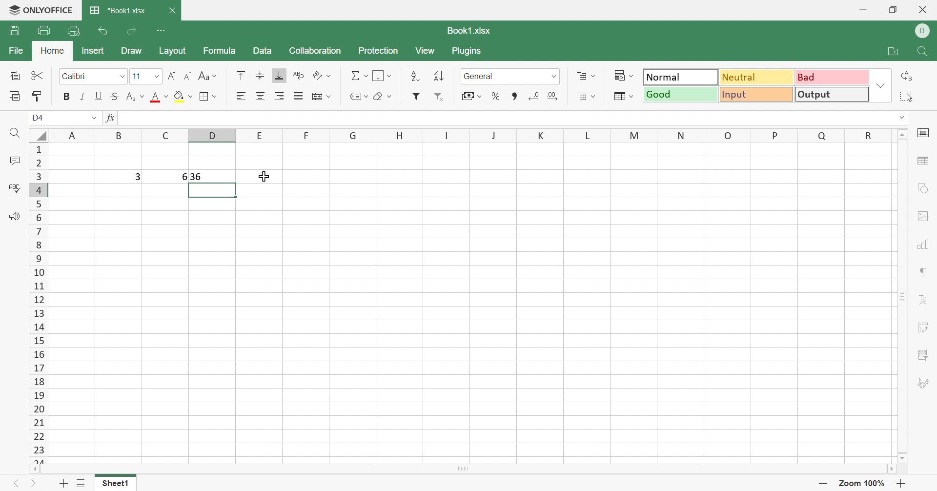  What do you see at coordinates (924, 384) in the screenshot?
I see `Signature settings` at bounding box center [924, 384].